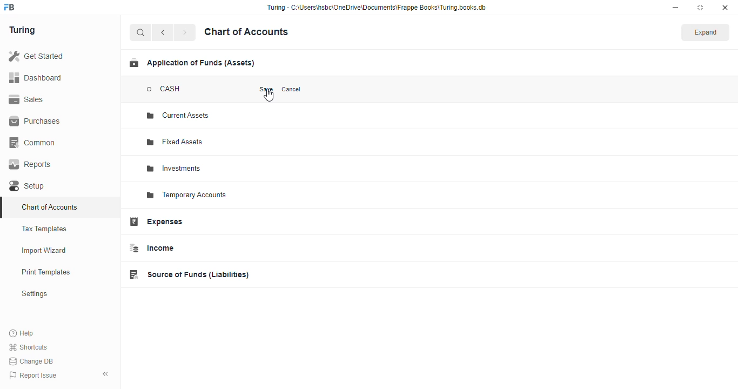  Describe the element at coordinates (33, 143) in the screenshot. I see `common` at that location.